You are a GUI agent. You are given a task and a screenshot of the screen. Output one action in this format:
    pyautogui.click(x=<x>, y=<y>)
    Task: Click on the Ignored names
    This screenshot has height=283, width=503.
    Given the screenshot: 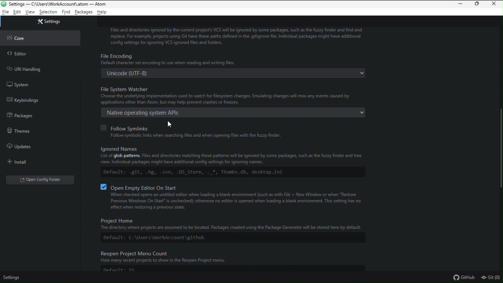 What is the action you would take?
    pyautogui.click(x=233, y=162)
    